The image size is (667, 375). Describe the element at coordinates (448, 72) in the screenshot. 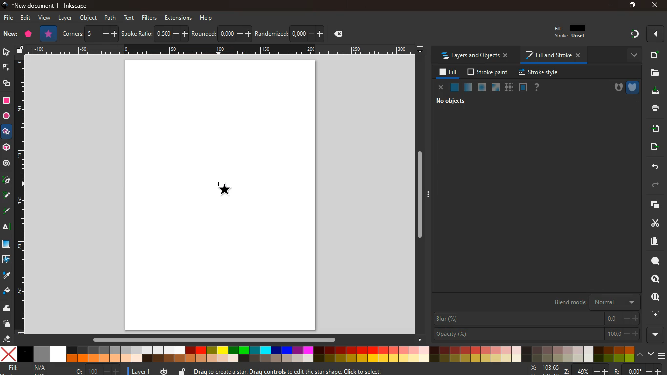

I see `fill` at that location.